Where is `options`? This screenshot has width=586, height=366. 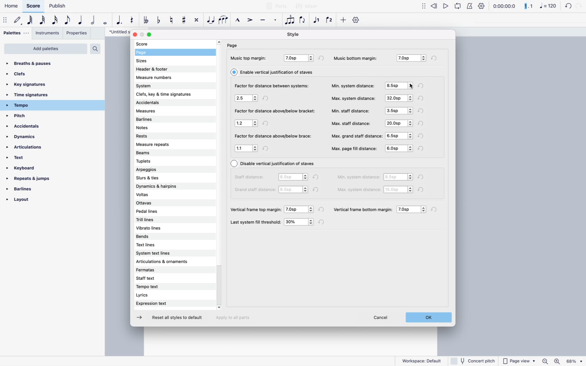
options is located at coordinates (398, 110).